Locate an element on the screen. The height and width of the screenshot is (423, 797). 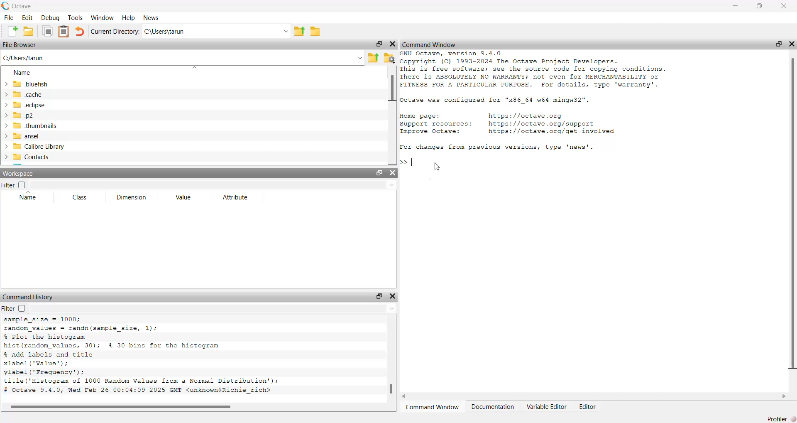
File Browser is located at coordinates (20, 45).